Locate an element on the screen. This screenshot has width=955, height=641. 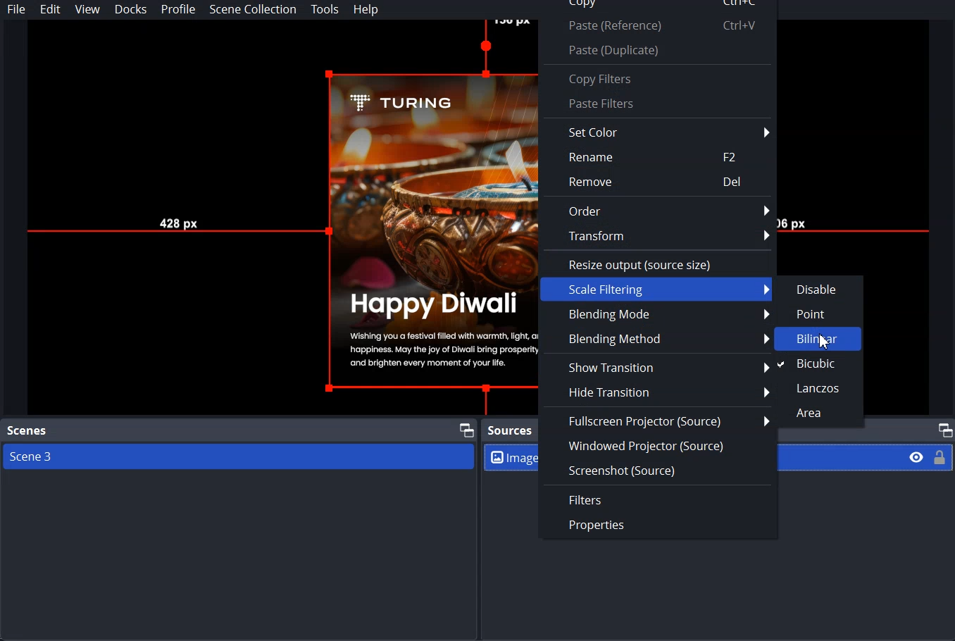
Tools is located at coordinates (325, 10).